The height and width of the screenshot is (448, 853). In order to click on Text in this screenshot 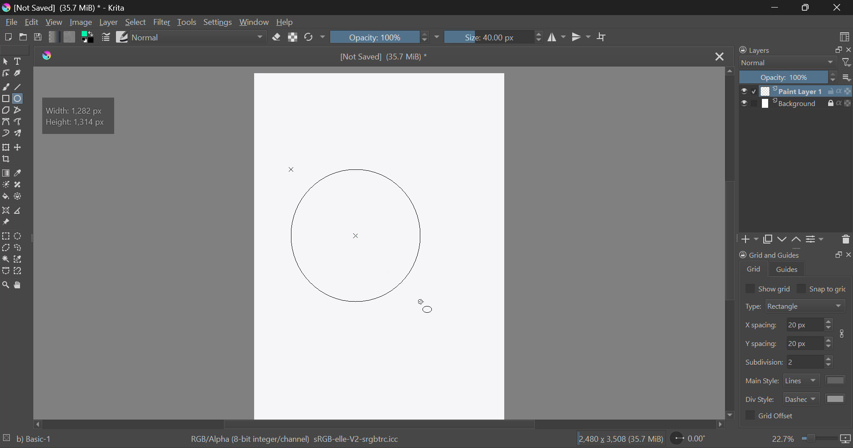, I will do `click(18, 61)`.